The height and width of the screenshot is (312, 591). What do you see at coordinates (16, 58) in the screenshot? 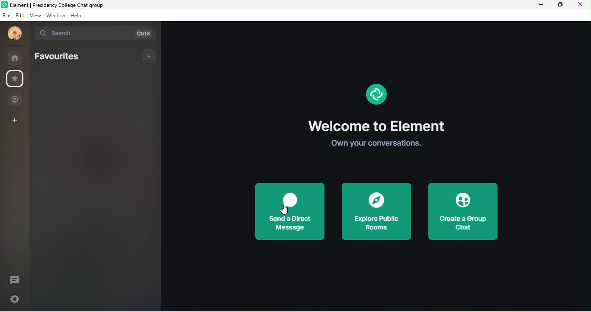
I see `rooms` at bounding box center [16, 58].